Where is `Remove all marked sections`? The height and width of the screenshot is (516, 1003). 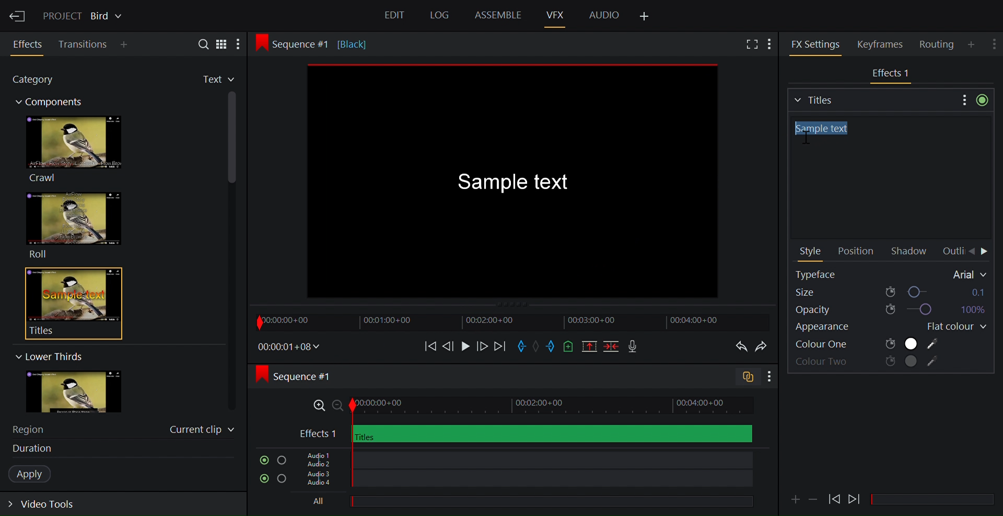 Remove all marked sections is located at coordinates (590, 348).